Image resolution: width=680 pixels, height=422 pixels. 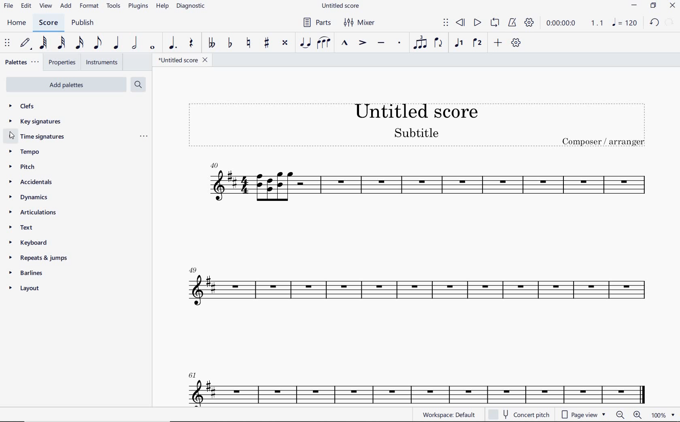 I want to click on TENUTO, so click(x=380, y=43).